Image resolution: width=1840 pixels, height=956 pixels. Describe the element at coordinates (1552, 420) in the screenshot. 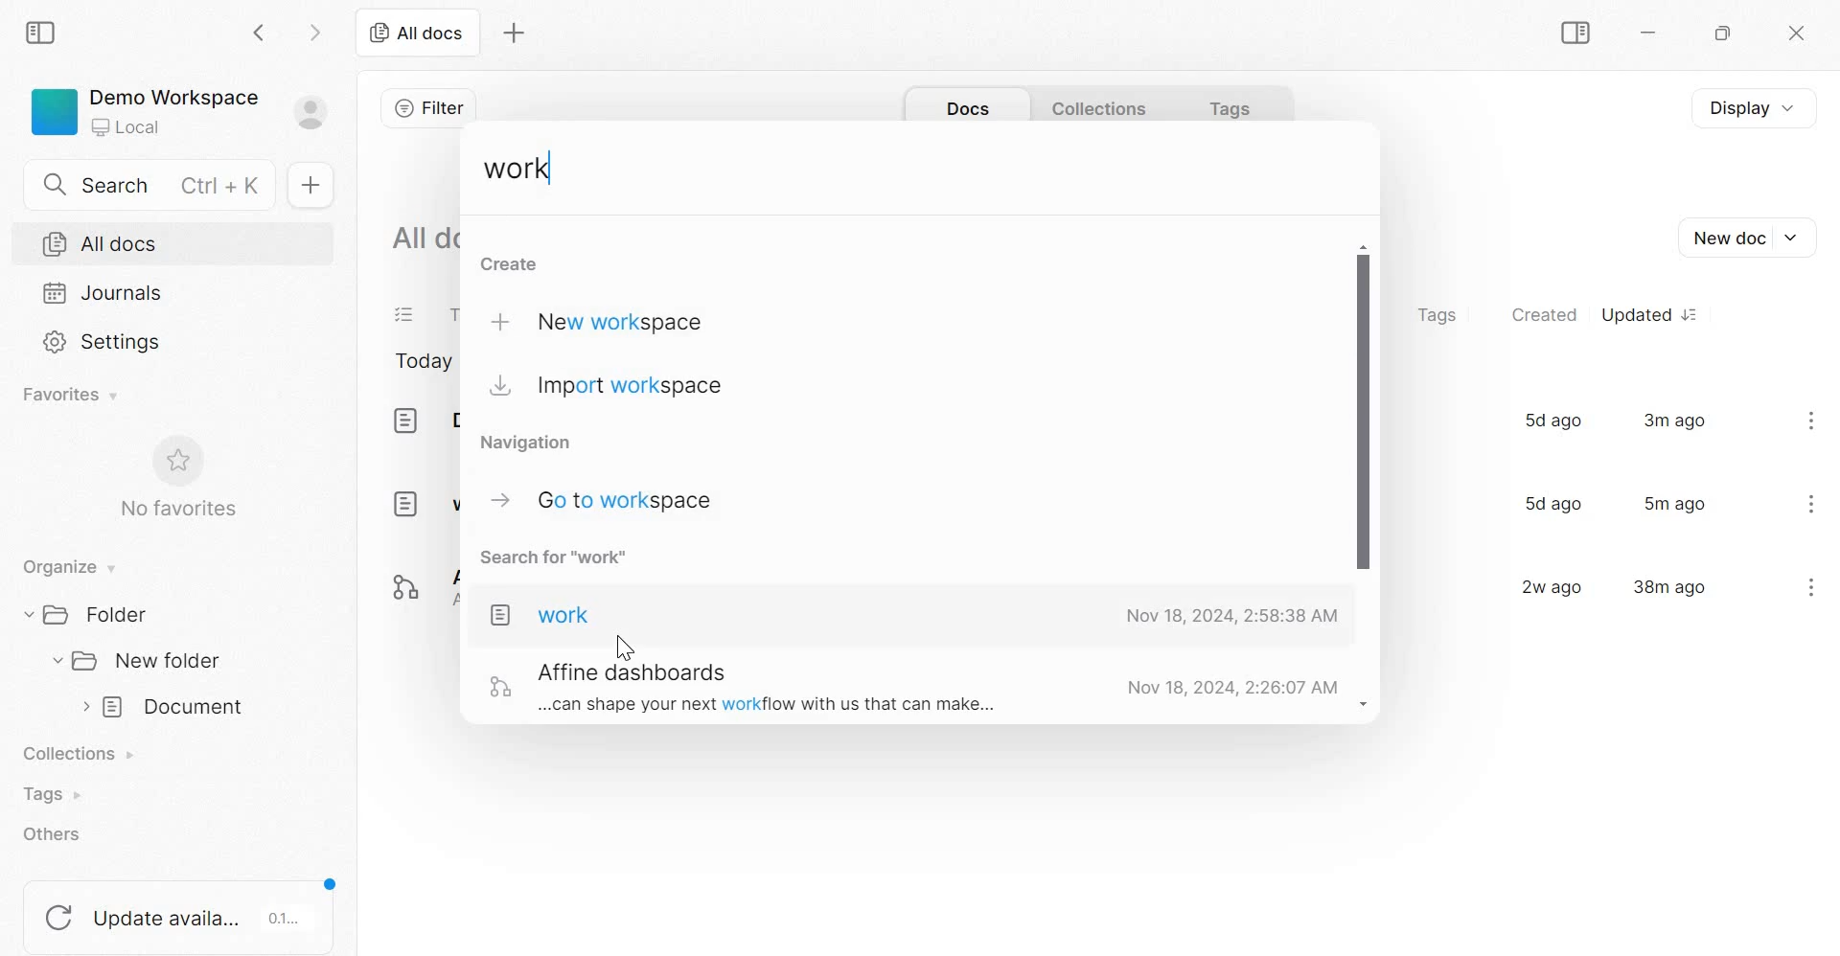

I see `5d ago` at that location.